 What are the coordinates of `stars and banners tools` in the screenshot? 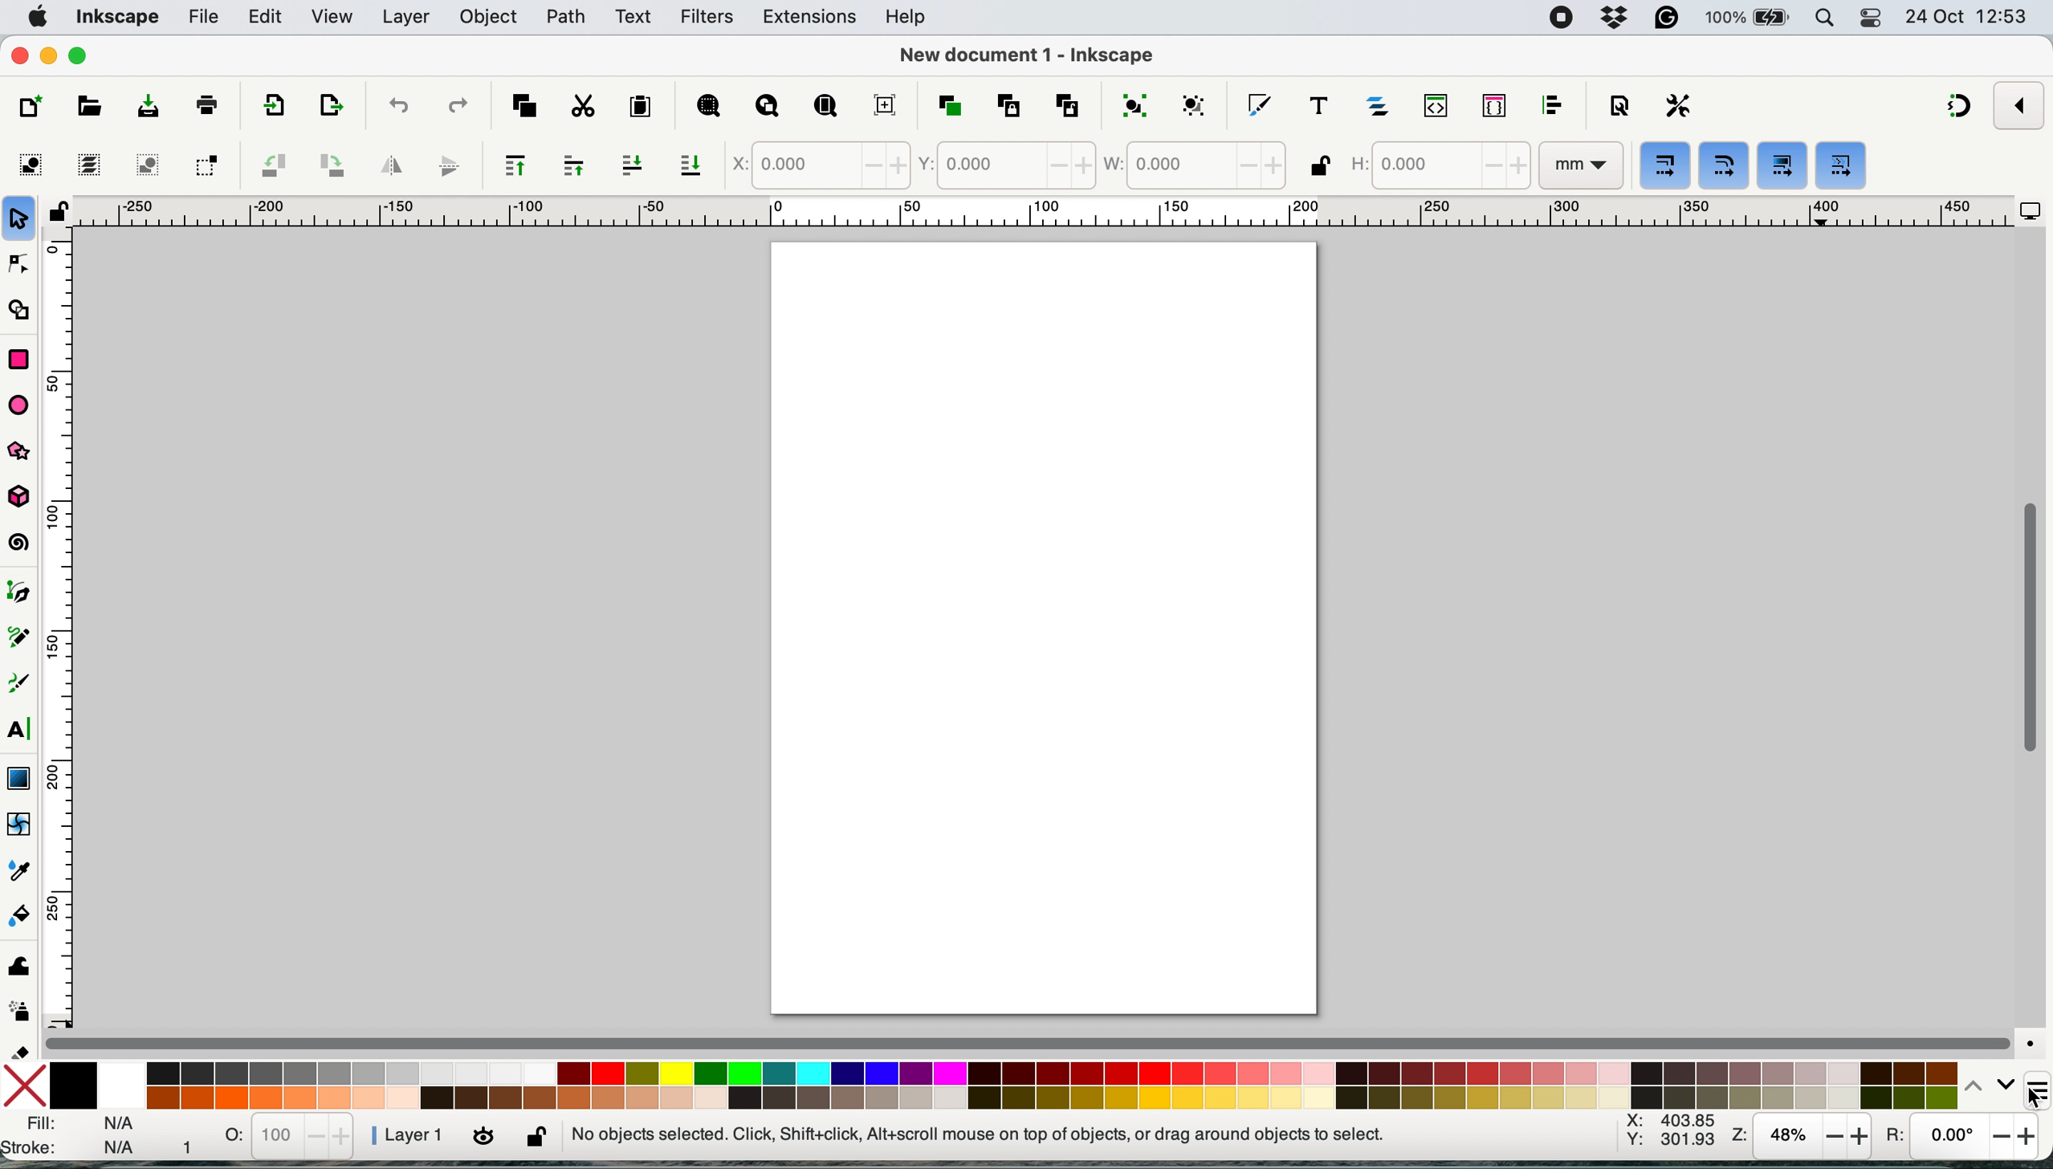 It's located at (22, 454).